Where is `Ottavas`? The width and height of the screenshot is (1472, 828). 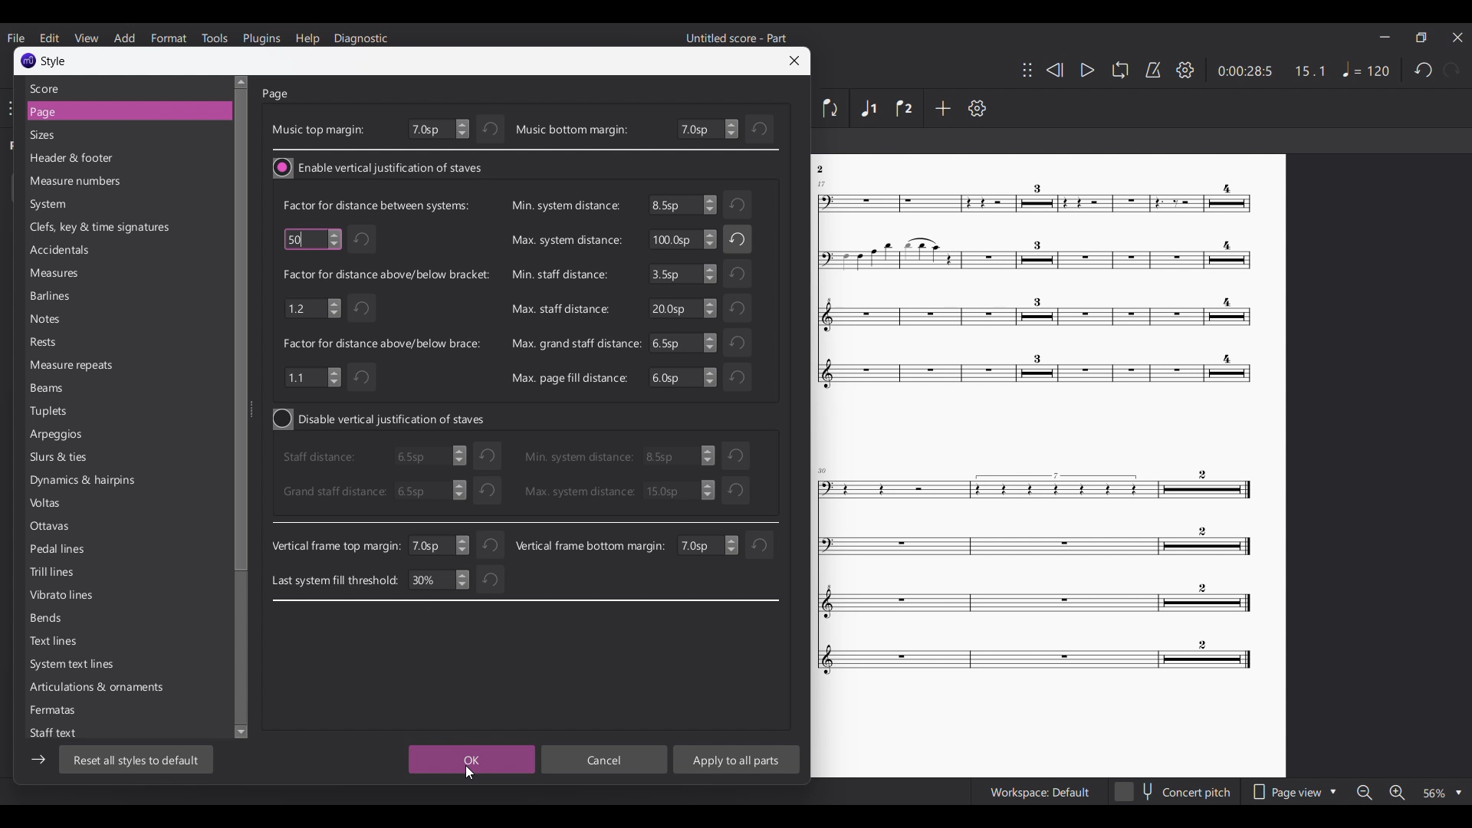 Ottavas is located at coordinates (83, 528).